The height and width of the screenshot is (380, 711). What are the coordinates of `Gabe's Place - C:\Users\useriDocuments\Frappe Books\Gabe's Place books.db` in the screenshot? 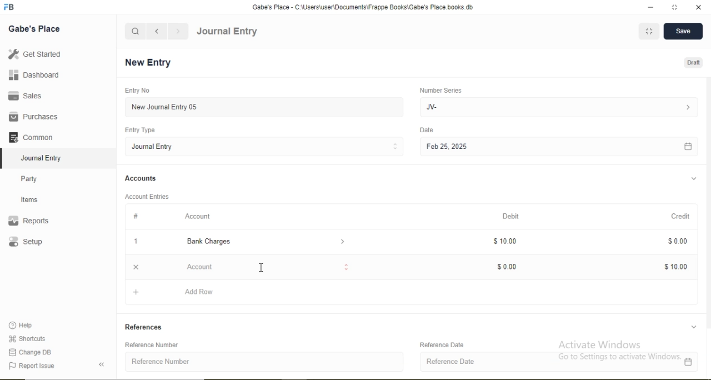 It's located at (364, 7).